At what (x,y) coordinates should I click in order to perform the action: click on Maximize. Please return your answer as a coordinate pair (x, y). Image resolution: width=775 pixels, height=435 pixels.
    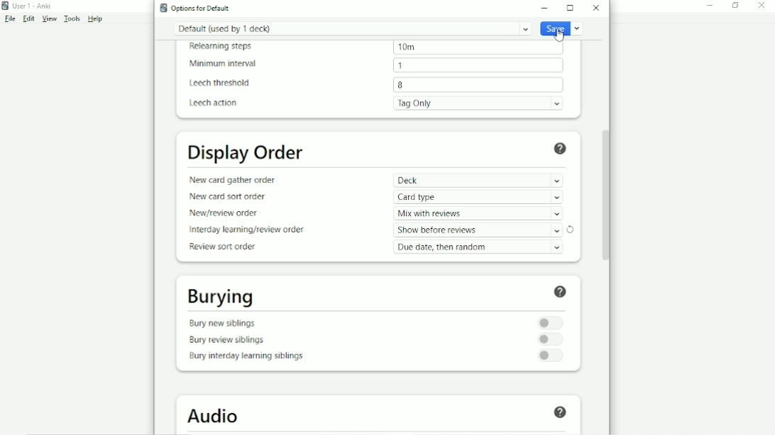
    Looking at the image, I should click on (570, 8).